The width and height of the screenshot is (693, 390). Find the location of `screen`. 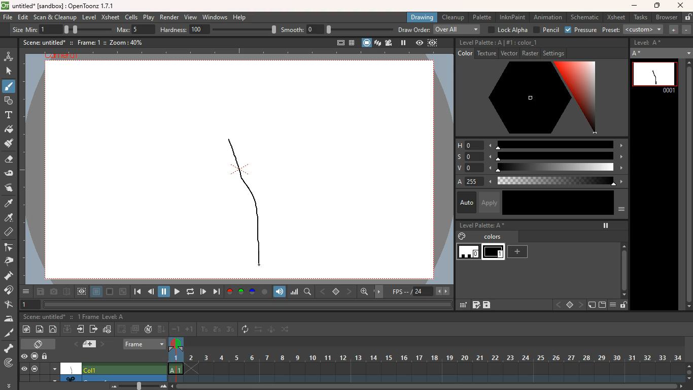

screen is located at coordinates (110, 292).